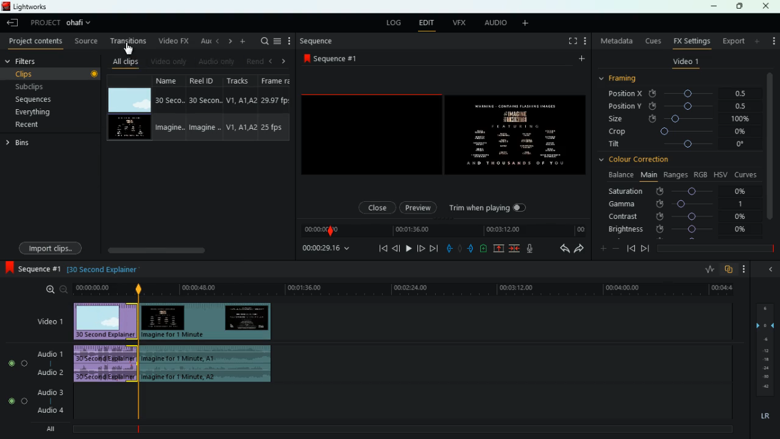 Image resolution: width=780 pixels, height=439 pixels. I want to click on lr, so click(764, 416).